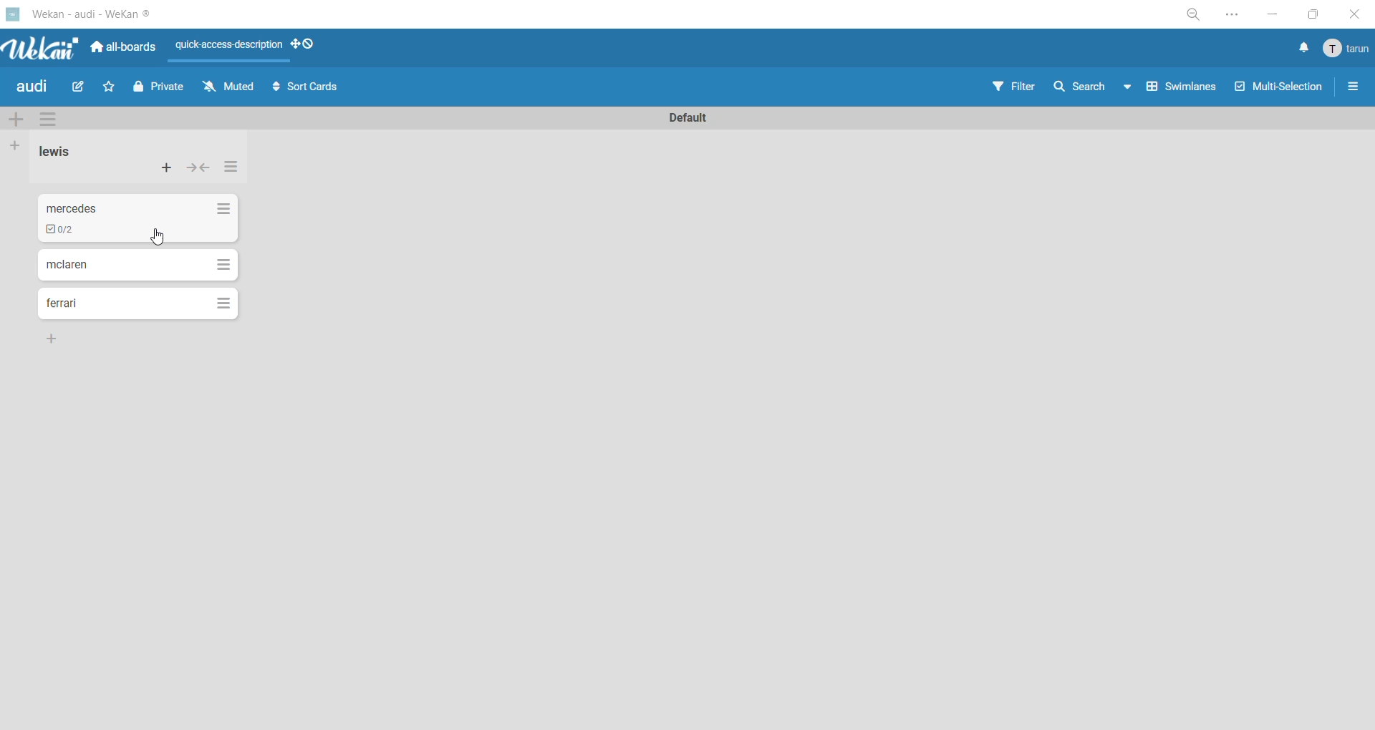 Image resolution: width=1375 pixels, height=730 pixels. Describe the element at coordinates (160, 89) in the screenshot. I see `private` at that location.